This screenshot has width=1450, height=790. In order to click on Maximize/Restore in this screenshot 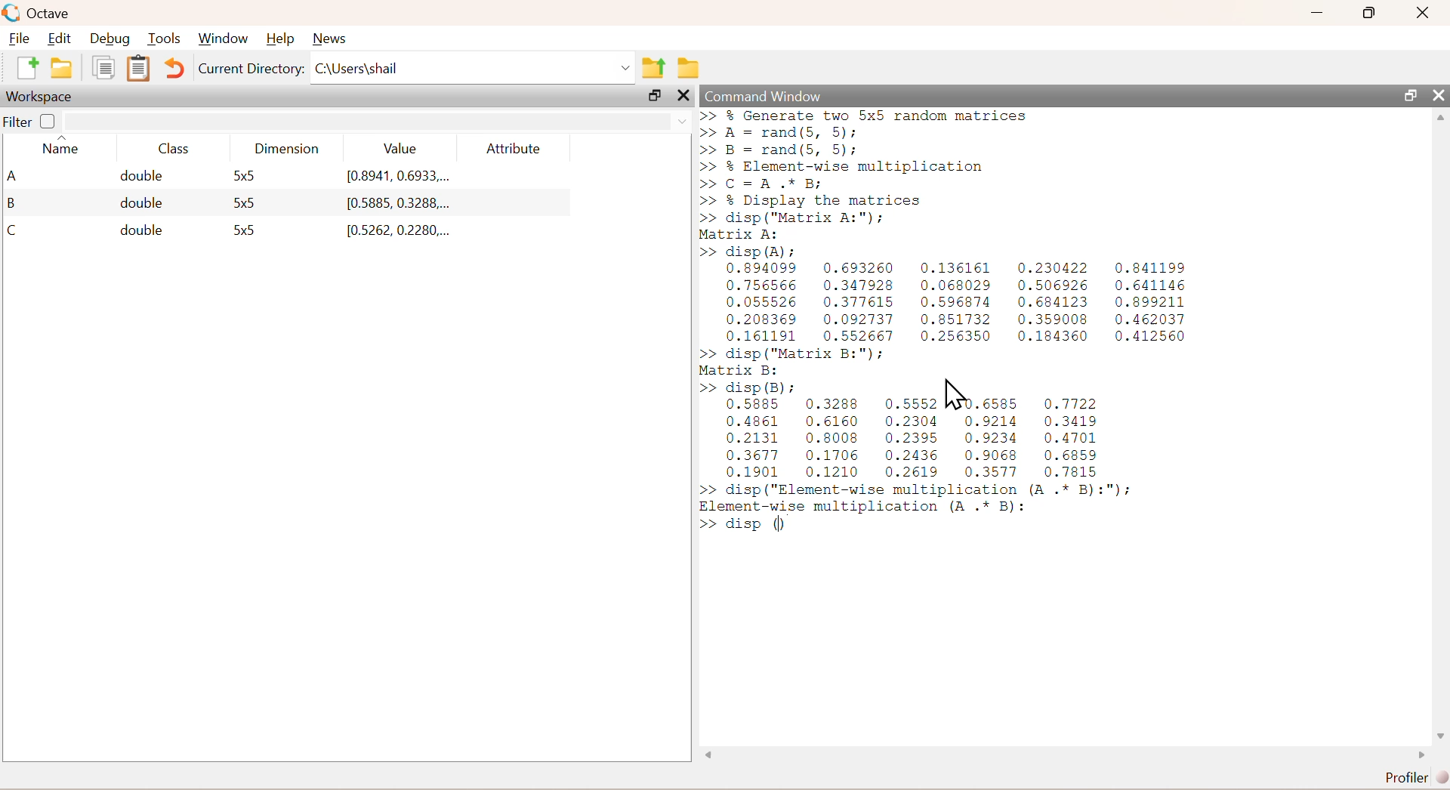, I will do `click(1371, 13)`.